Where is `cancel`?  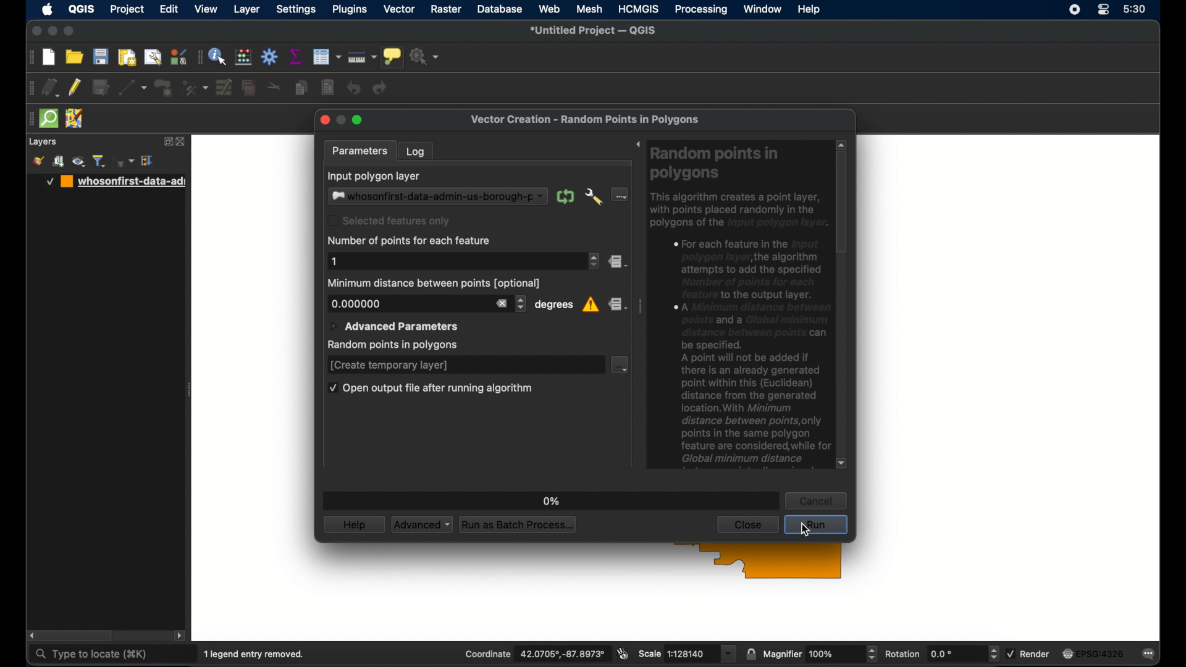 cancel is located at coordinates (815, 500).